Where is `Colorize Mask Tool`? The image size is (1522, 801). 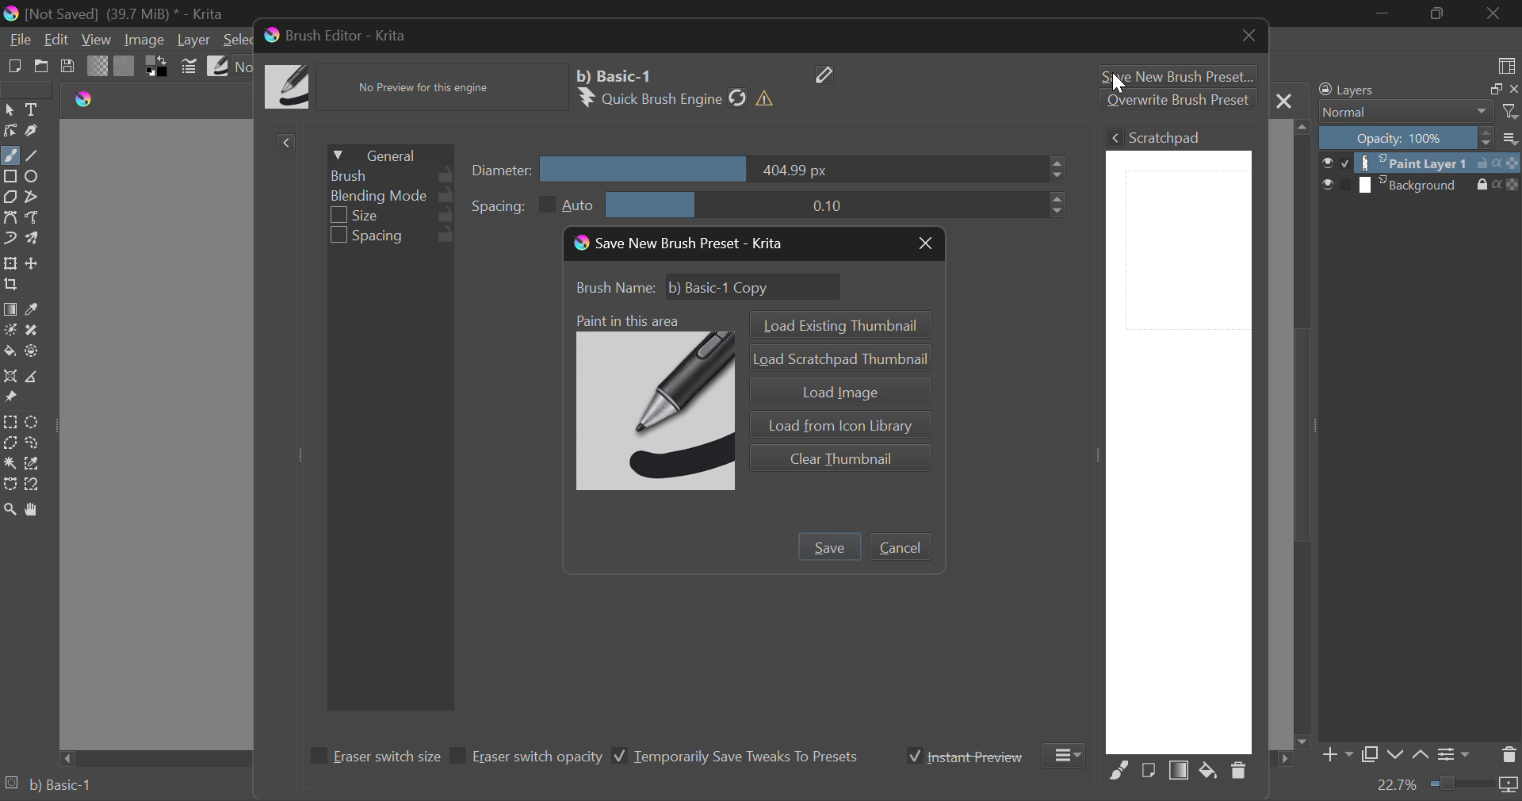
Colorize Mask Tool is located at coordinates (10, 330).